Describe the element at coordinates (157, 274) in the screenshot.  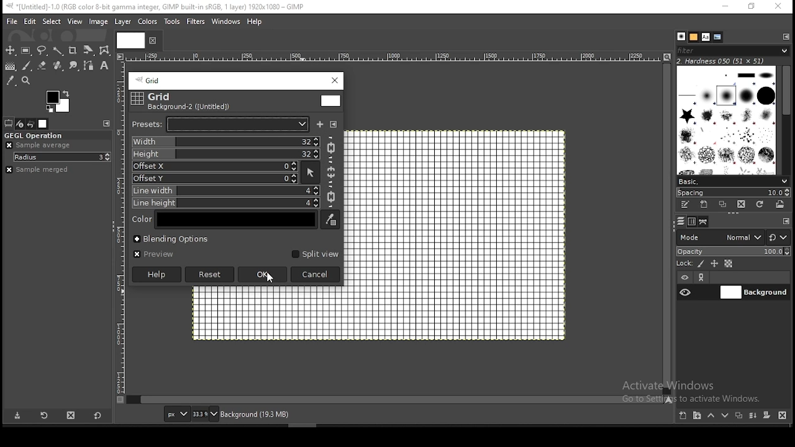
I see `help` at that location.